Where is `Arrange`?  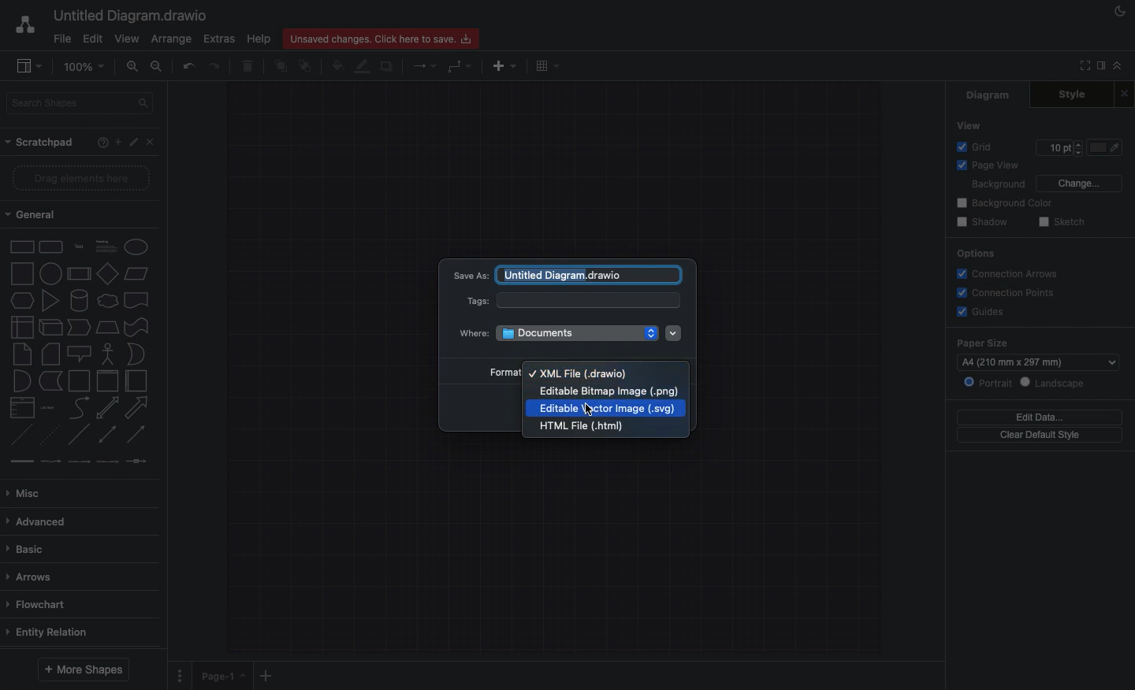 Arrange is located at coordinates (171, 40).